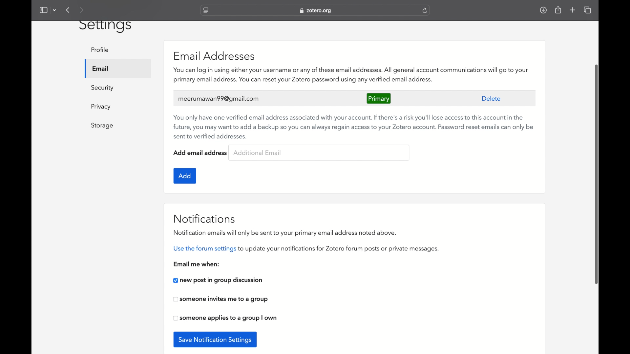 Image resolution: width=630 pixels, height=354 pixels. What do you see at coordinates (557, 10) in the screenshot?
I see `share` at bounding box center [557, 10].